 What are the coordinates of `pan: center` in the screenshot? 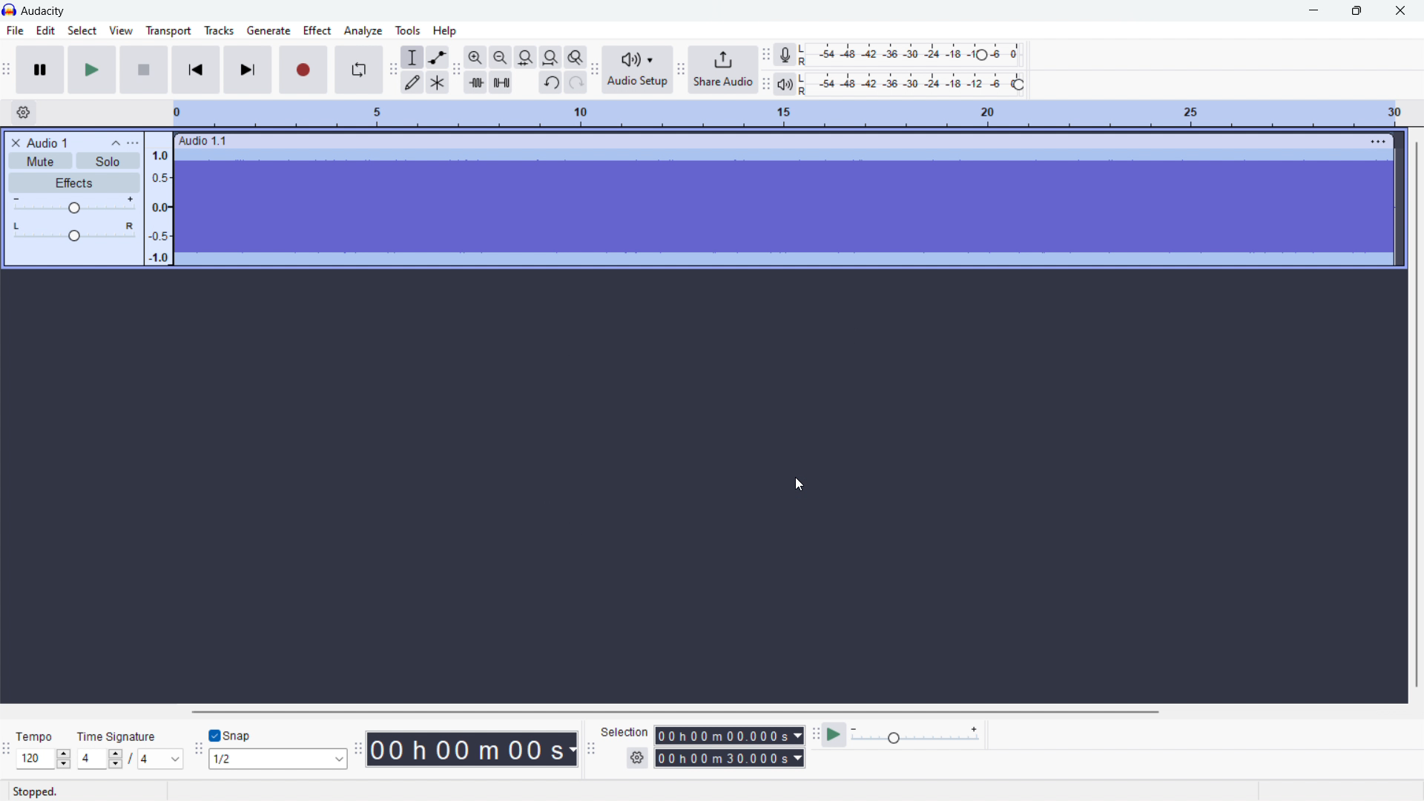 It's located at (74, 231).